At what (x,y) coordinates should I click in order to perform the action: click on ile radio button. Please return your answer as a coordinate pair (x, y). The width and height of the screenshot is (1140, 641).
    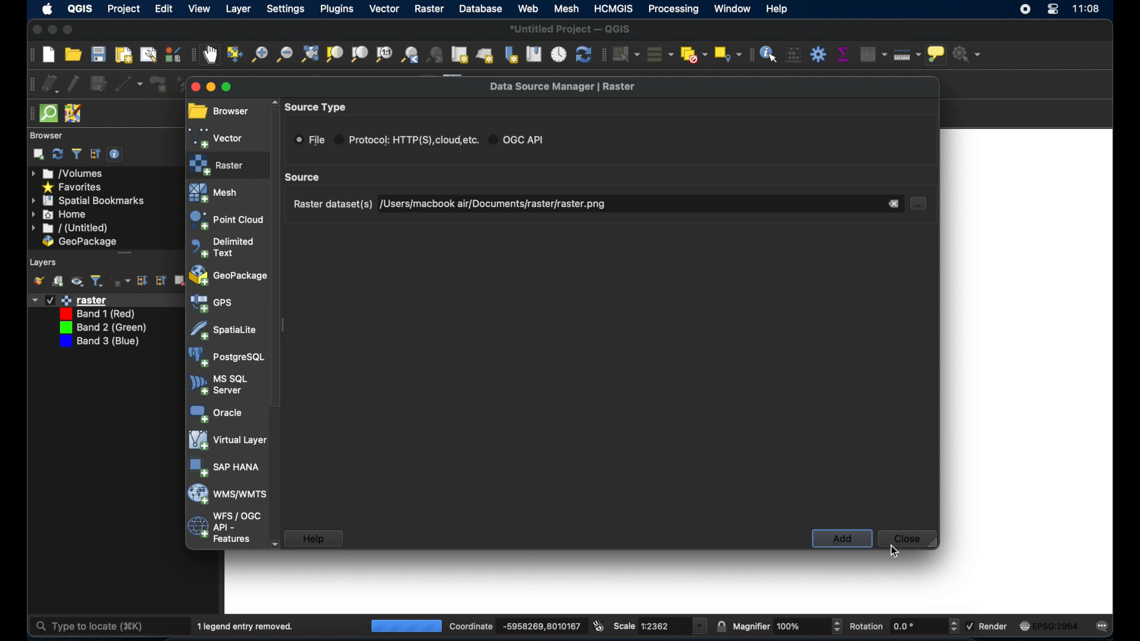
    Looking at the image, I should click on (309, 140).